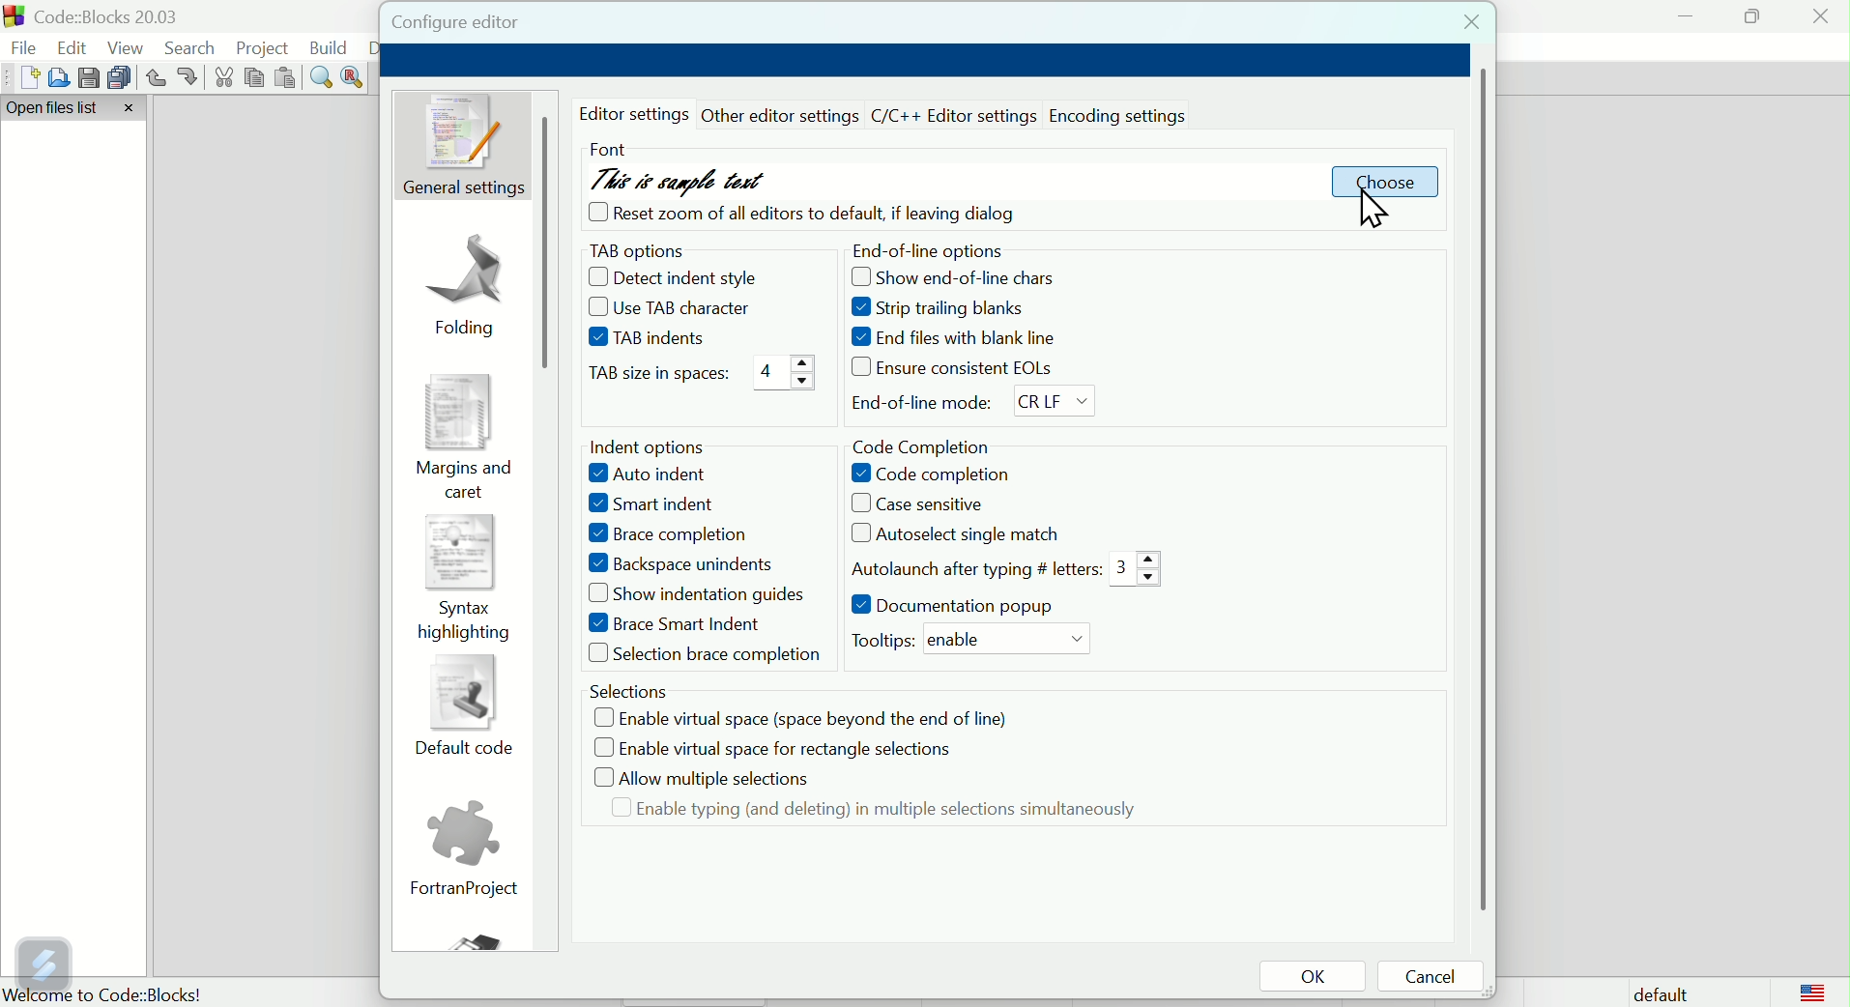 The width and height of the screenshot is (1850, 1007). I want to click on Brace Smart Indent, so click(667, 624).